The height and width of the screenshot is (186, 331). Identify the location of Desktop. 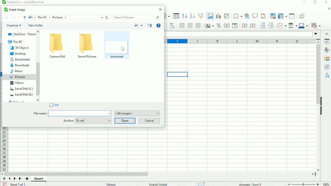
(18, 54).